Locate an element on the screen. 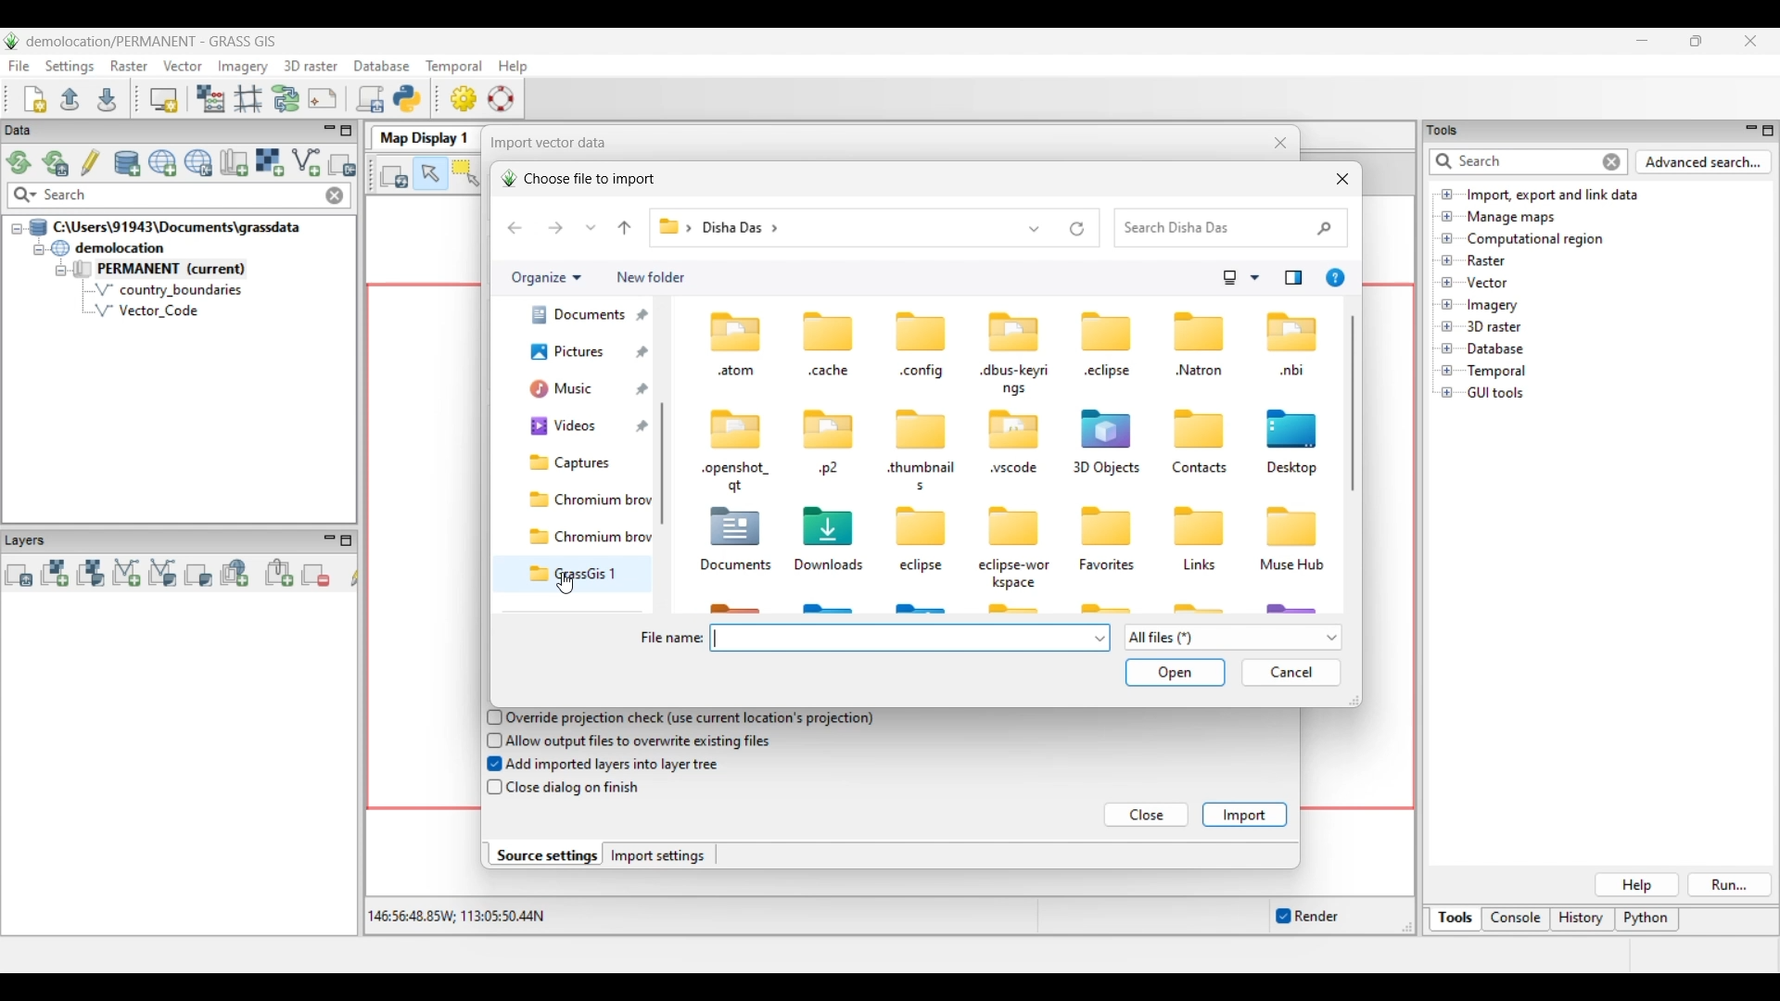 This screenshot has width=1780, height=1001. icon is located at coordinates (831, 524).